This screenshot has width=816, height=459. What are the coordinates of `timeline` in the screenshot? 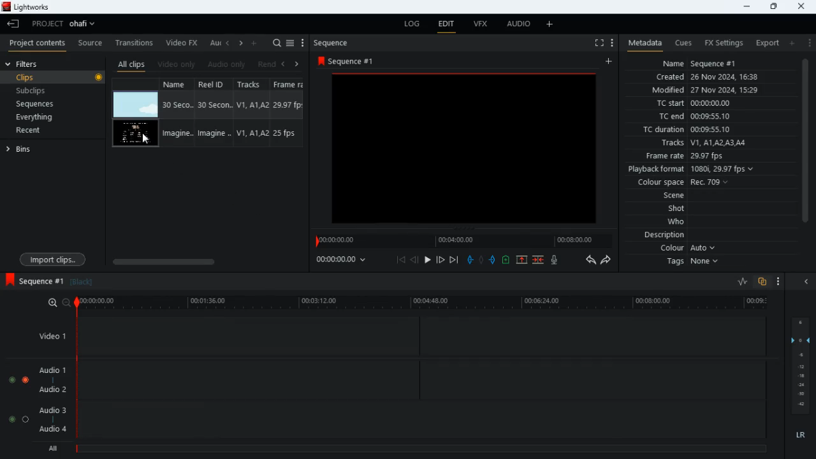 It's located at (462, 240).